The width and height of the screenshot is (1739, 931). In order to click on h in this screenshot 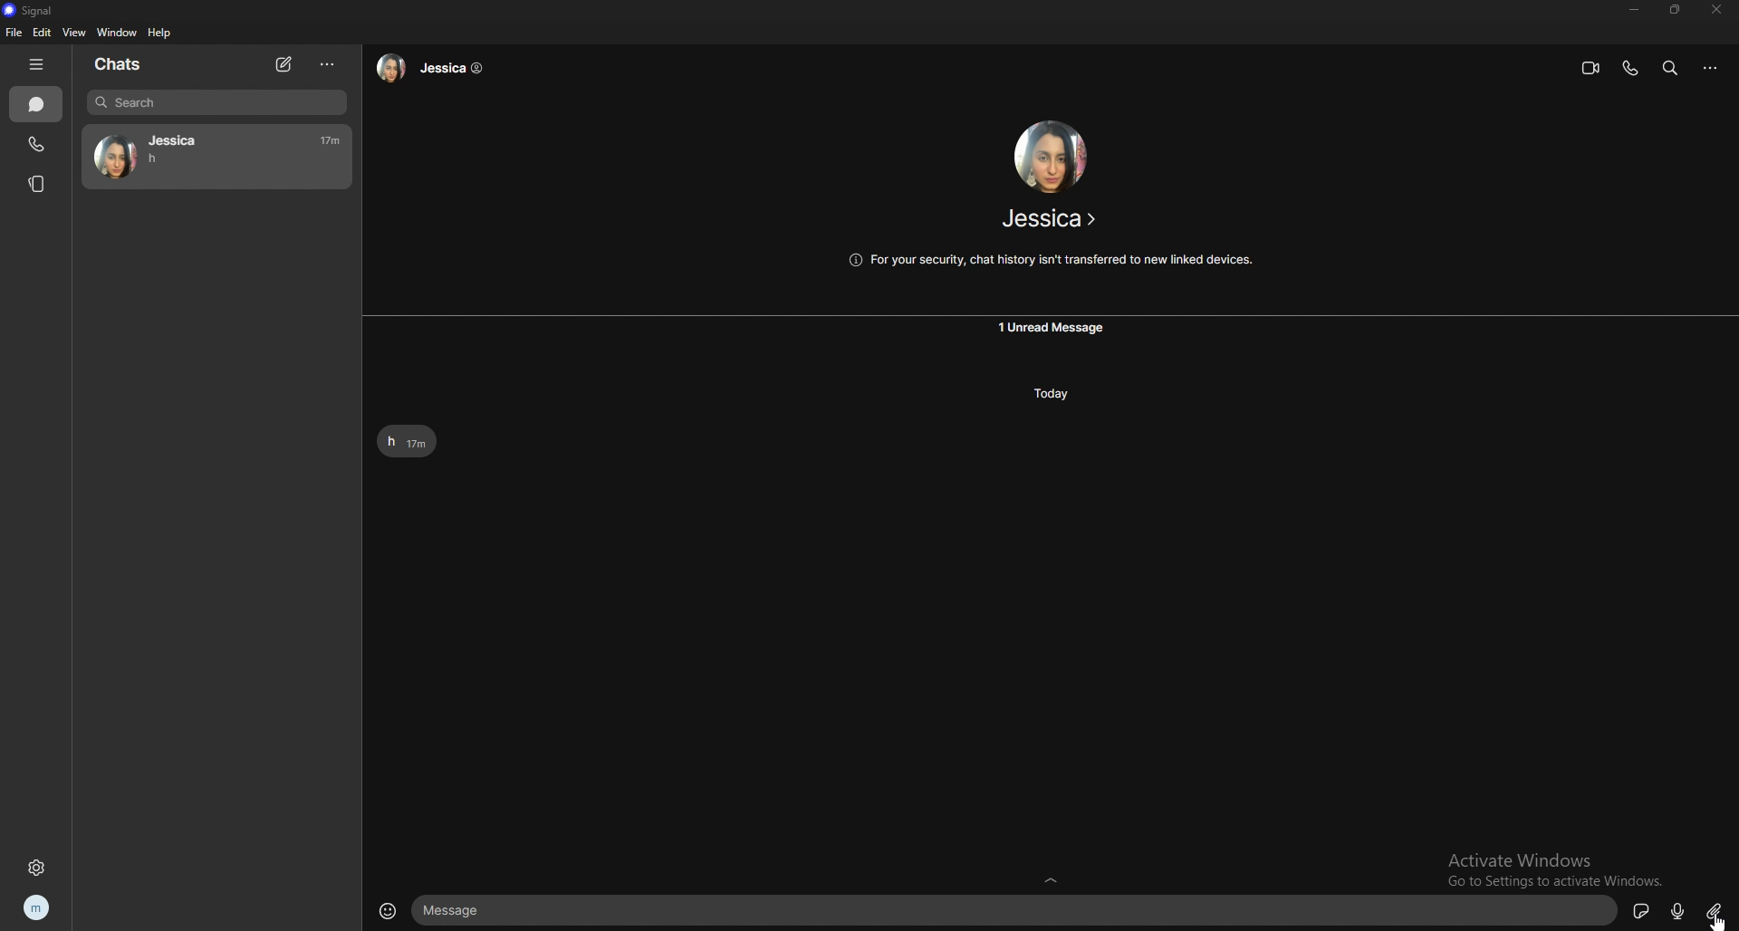, I will do `click(389, 442)`.